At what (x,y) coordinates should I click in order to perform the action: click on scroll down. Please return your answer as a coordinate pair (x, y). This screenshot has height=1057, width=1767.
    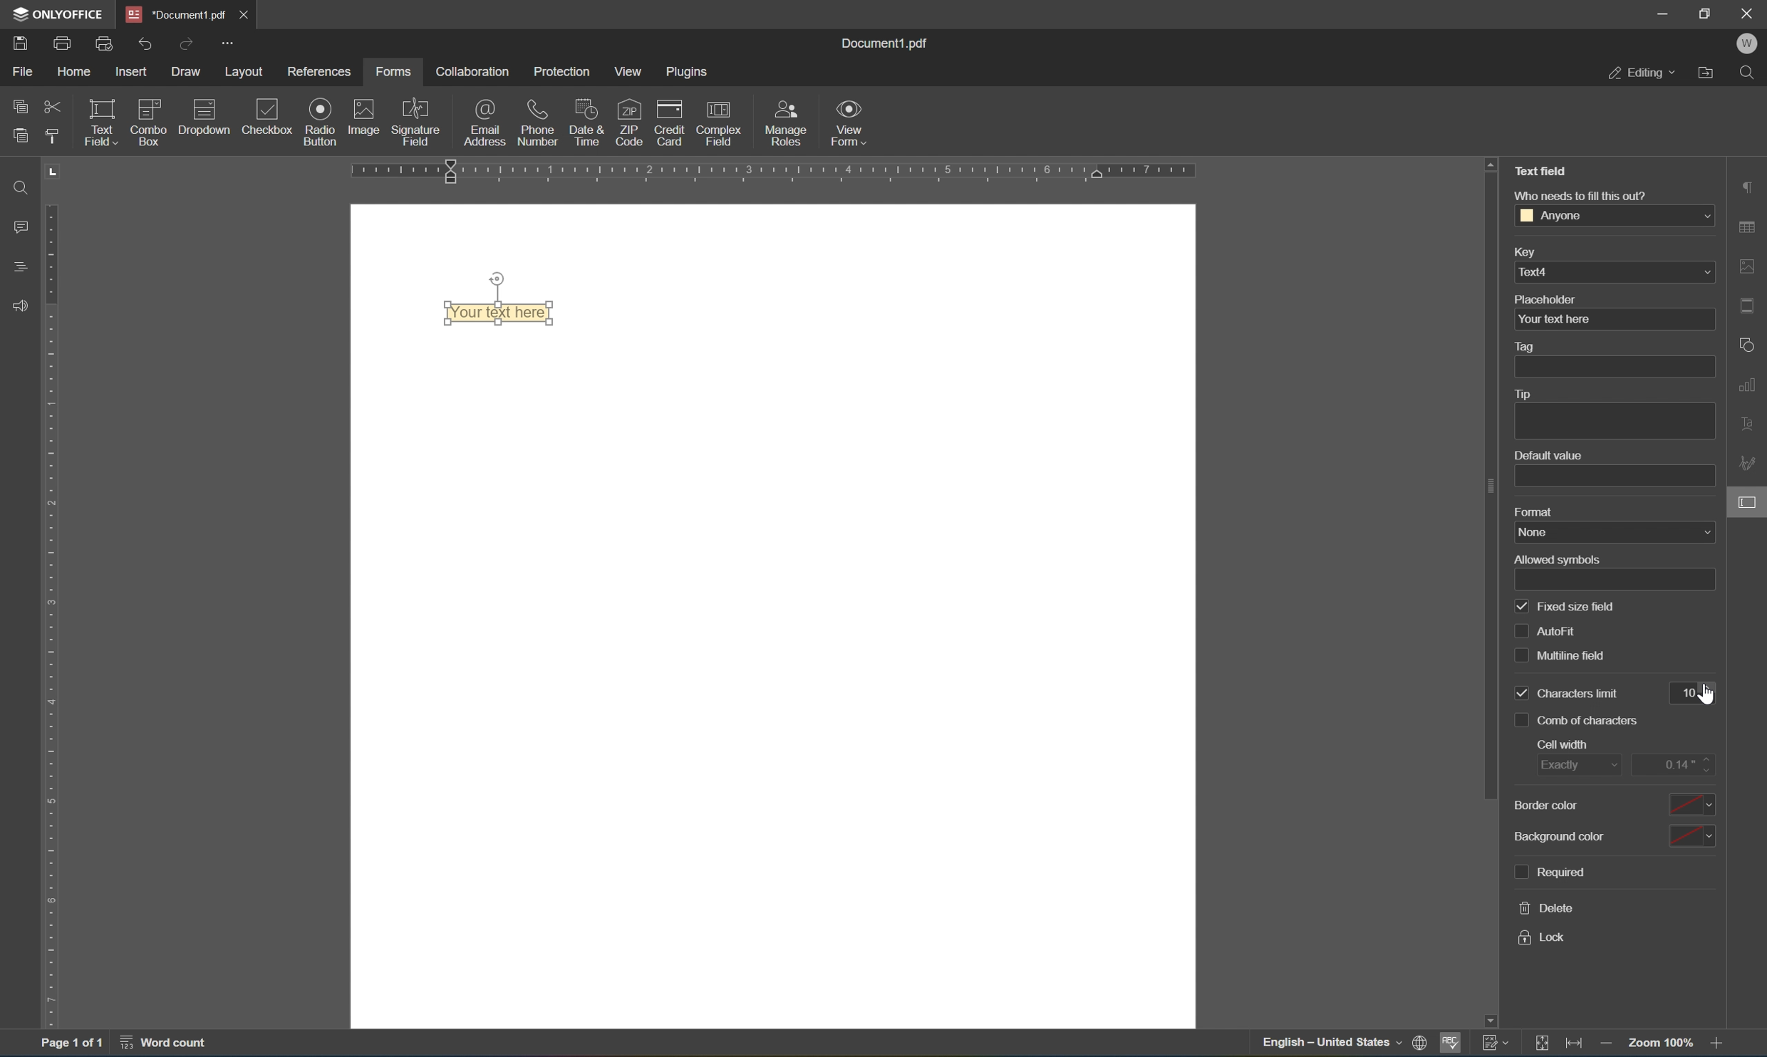
    Looking at the image, I should click on (1721, 1017).